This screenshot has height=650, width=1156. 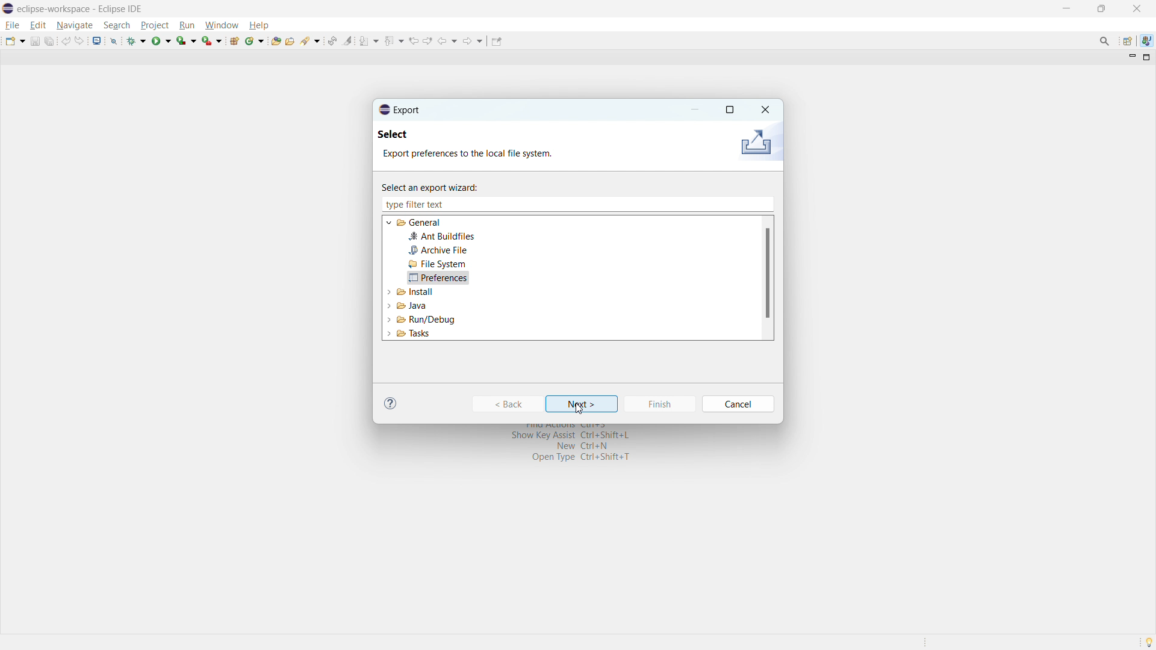 What do you see at coordinates (424, 335) in the screenshot?
I see `Tasks` at bounding box center [424, 335].